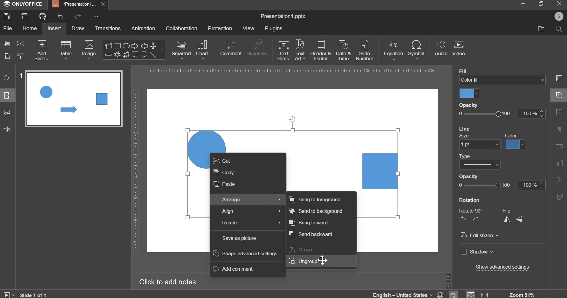  Describe the element at coordinates (25, 16) in the screenshot. I see `print` at that location.